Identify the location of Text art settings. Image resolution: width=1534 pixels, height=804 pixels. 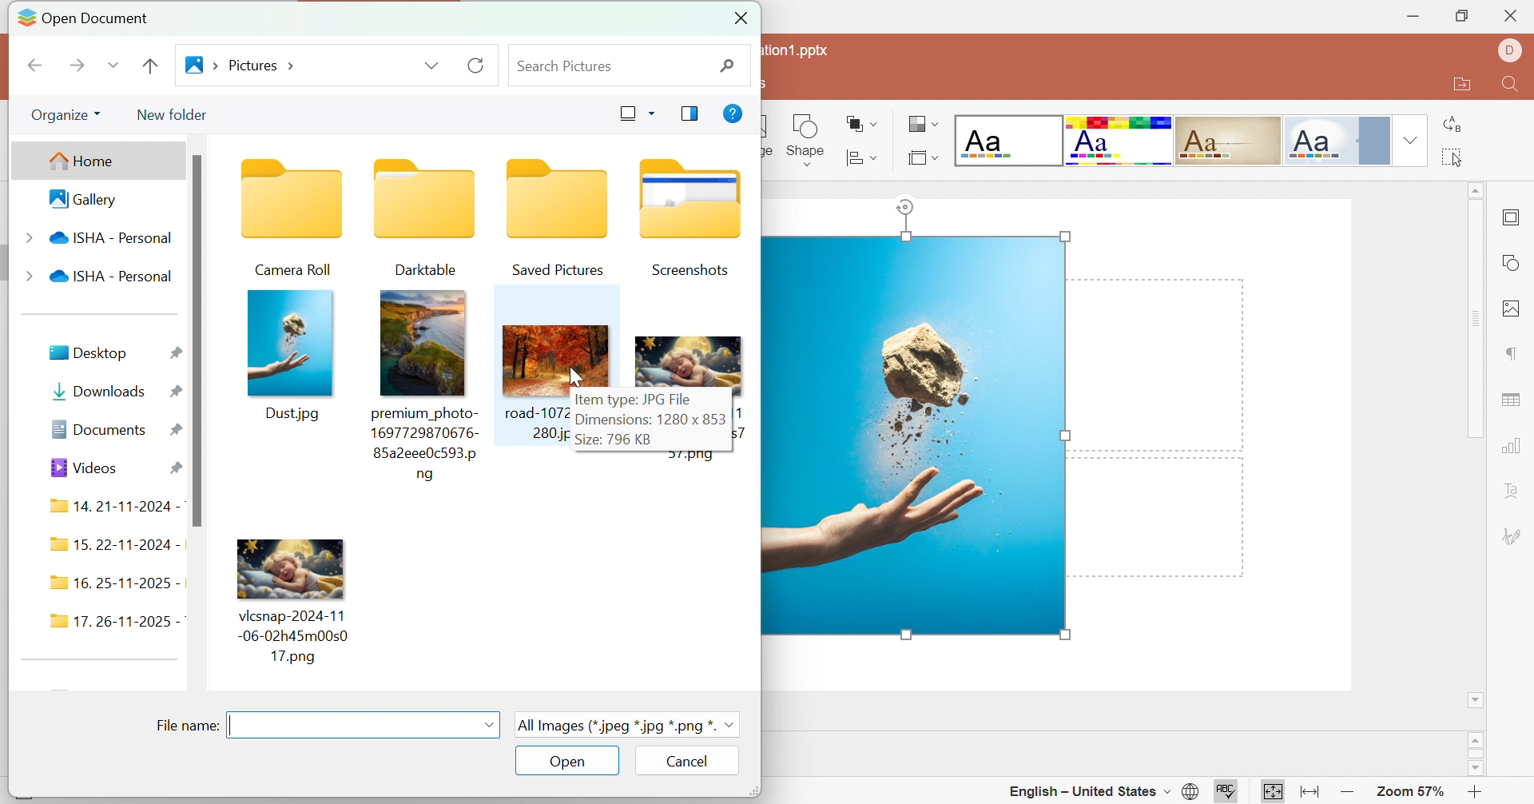
(1515, 491).